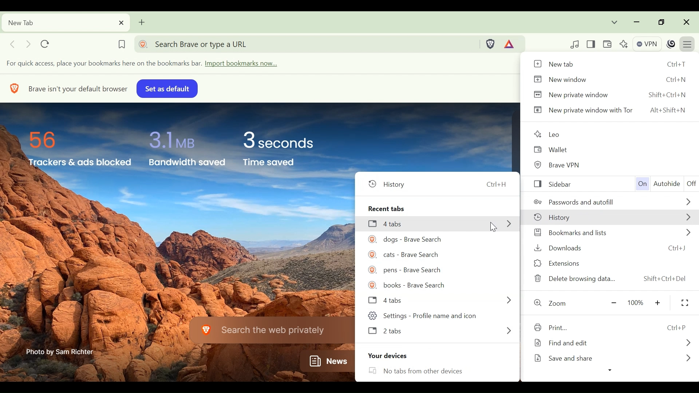  What do you see at coordinates (667, 184) in the screenshot?
I see `Autohide` at bounding box center [667, 184].